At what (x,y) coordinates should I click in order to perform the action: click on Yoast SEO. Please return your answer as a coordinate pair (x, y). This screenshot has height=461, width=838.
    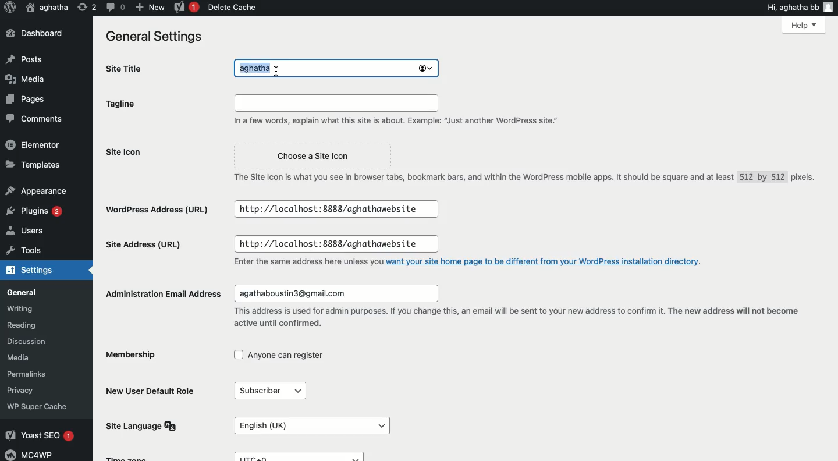
    Looking at the image, I should click on (40, 435).